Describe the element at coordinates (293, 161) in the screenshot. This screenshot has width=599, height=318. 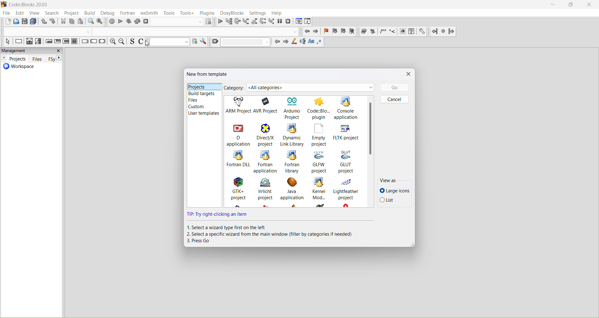
I see `fortran library` at that location.